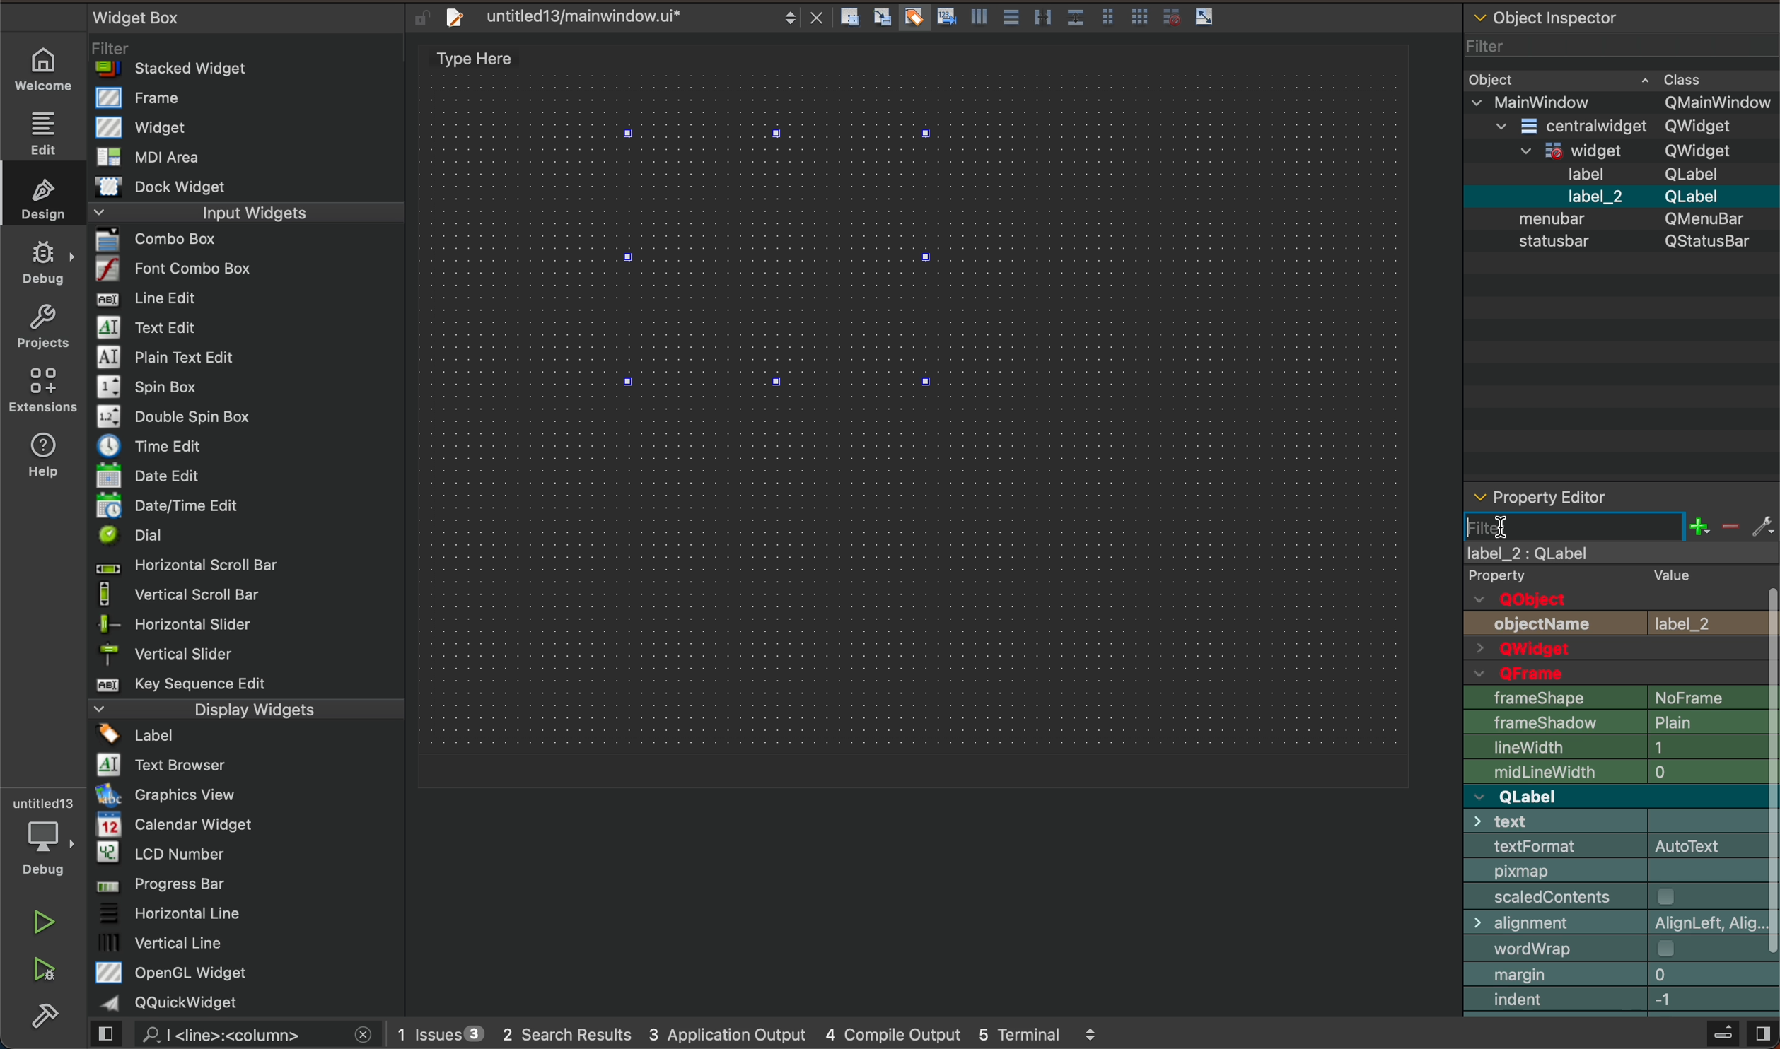  What do you see at coordinates (1621, 975) in the screenshot?
I see `margin` at bounding box center [1621, 975].